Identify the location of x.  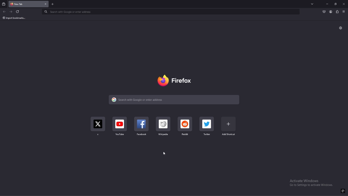
(98, 127).